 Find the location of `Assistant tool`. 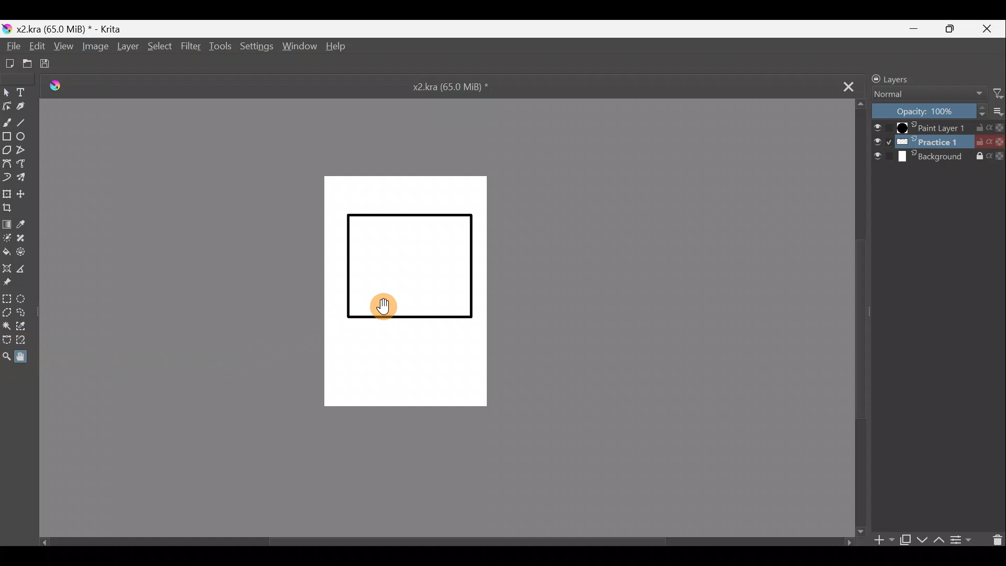

Assistant tool is located at coordinates (7, 267).